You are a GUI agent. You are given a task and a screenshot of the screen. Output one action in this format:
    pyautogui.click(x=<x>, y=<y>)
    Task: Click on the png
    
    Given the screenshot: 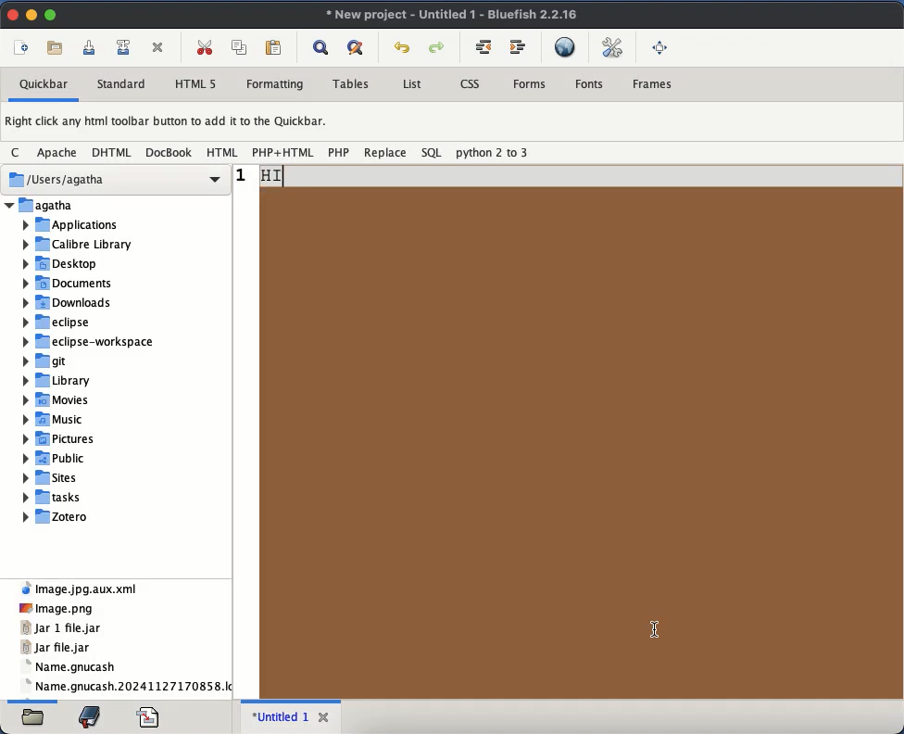 What is the action you would take?
    pyautogui.click(x=55, y=607)
    